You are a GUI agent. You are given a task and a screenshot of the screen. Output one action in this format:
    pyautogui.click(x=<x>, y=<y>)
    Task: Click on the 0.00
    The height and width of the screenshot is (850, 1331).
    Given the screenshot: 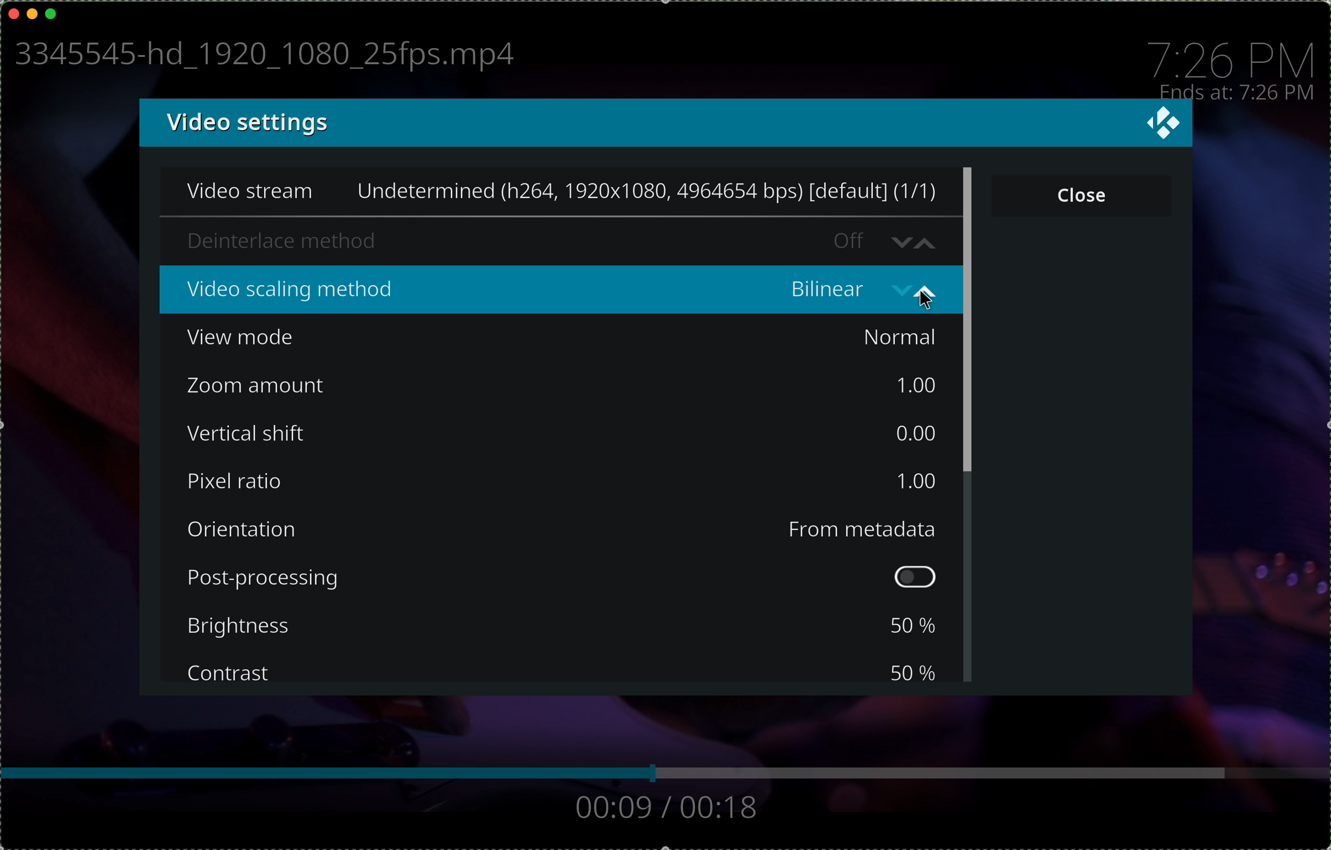 What is the action you would take?
    pyautogui.click(x=915, y=431)
    